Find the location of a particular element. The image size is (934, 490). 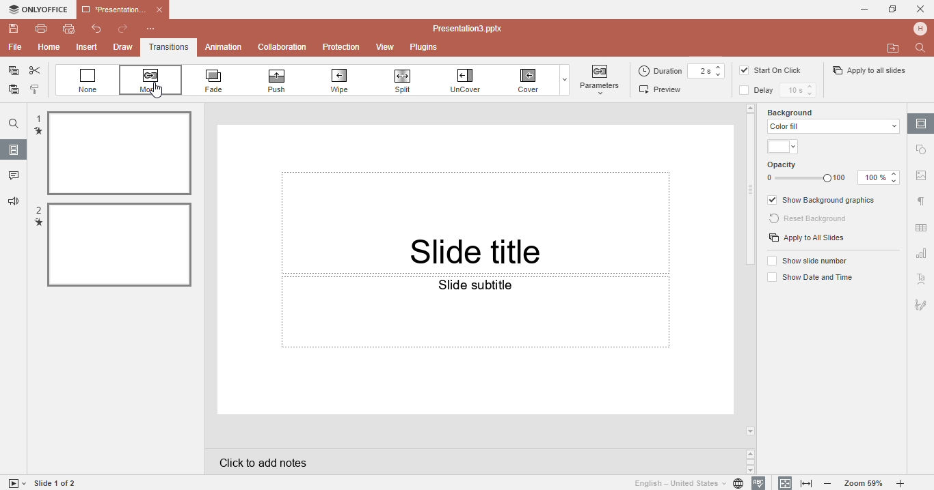

Chart setting is located at coordinates (920, 255).